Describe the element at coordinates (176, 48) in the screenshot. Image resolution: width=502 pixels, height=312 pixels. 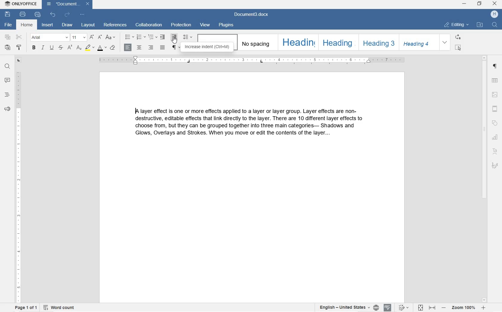
I see `NONPRINTING CHARACTERS` at that location.